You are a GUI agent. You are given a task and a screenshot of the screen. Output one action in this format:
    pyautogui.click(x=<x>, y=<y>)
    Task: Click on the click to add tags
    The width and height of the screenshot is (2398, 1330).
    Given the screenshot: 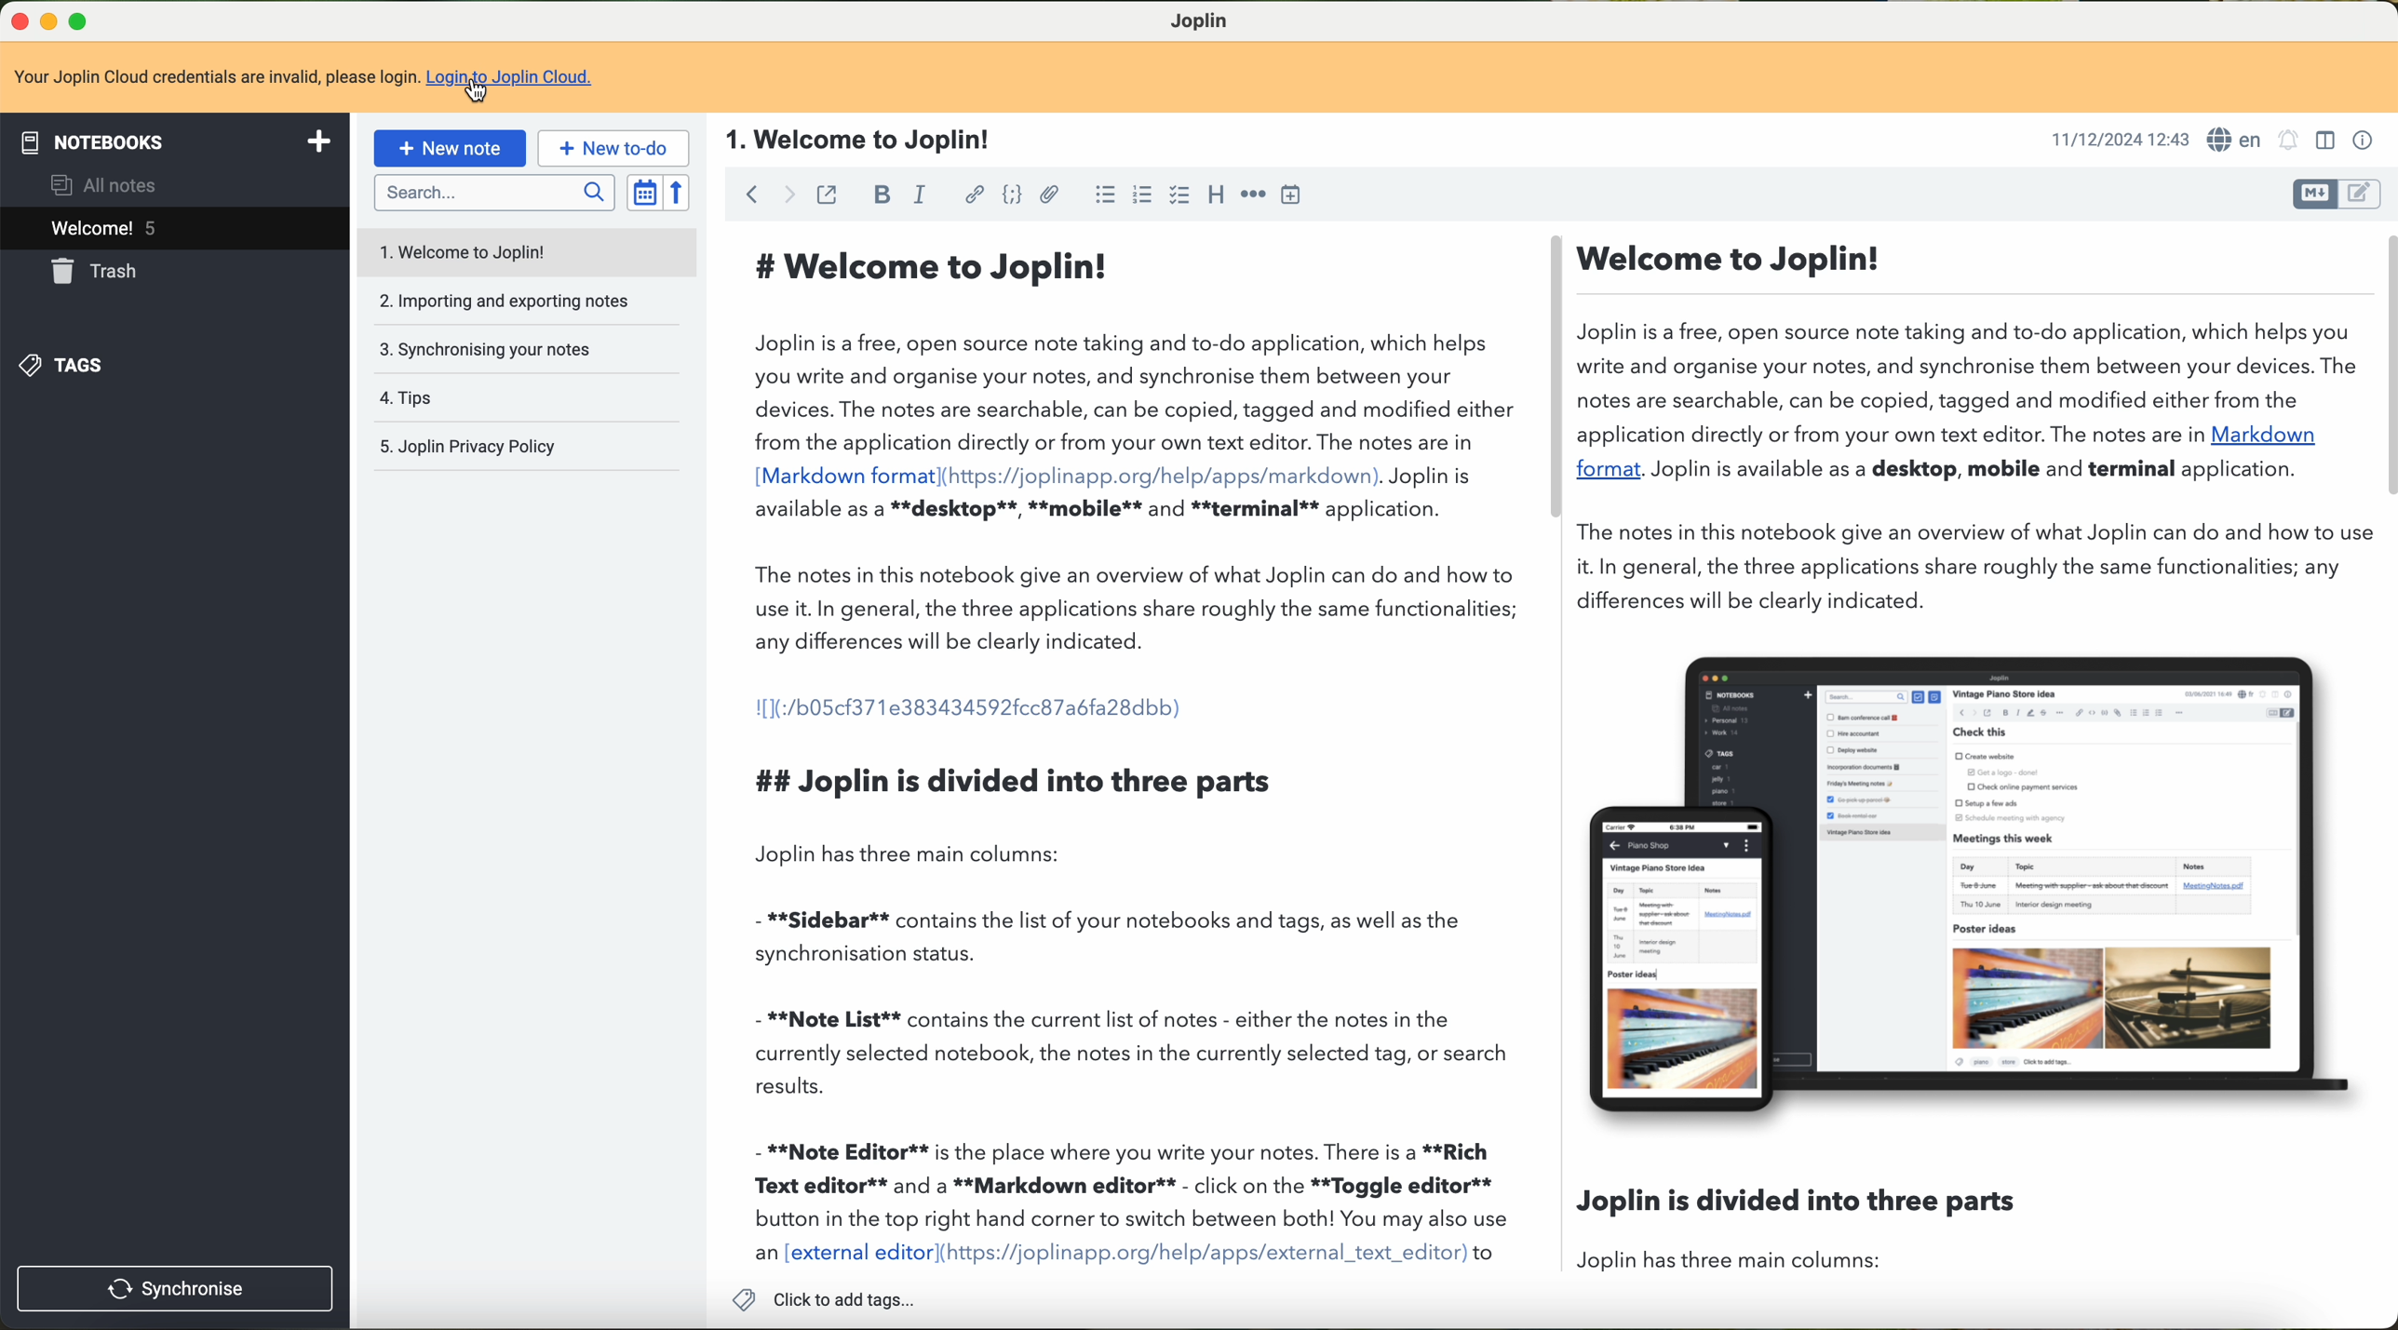 What is the action you would take?
    pyautogui.click(x=821, y=1297)
    